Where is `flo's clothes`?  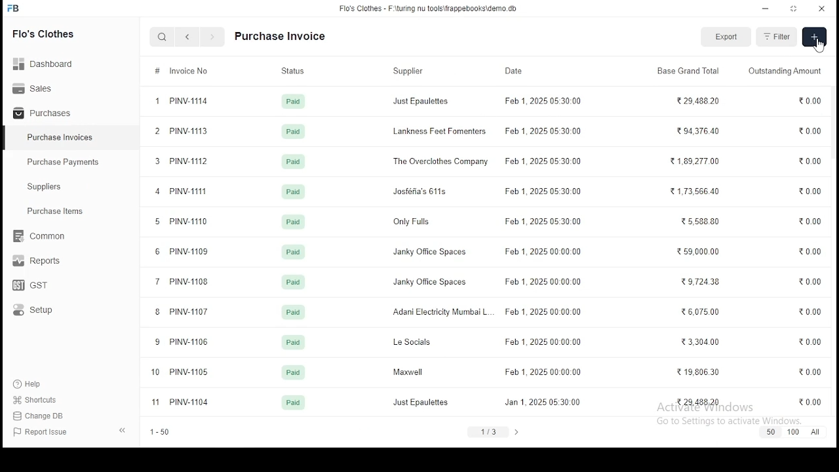
flo's clothes is located at coordinates (45, 33).